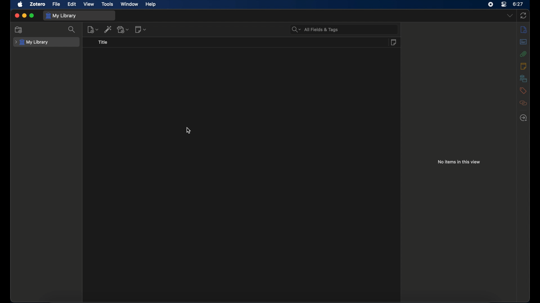 This screenshot has height=303, width=540. I want to click on related, so click(523, 103).